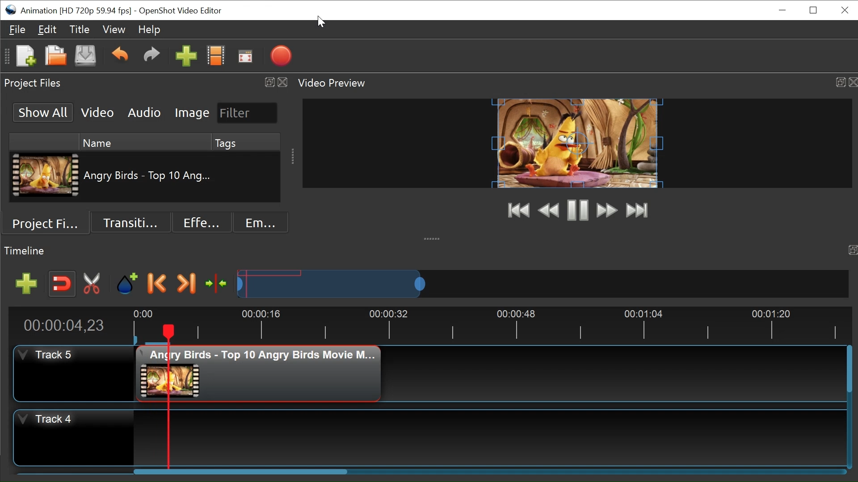  What do you see at coordinates (432, 237) in the screenshot?
I see `collapse` at bounding box center [432, 237].